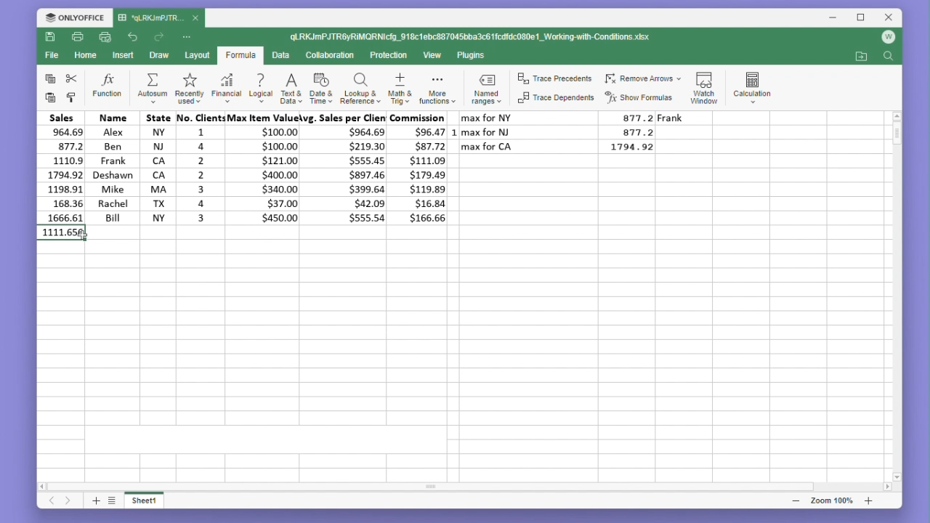 The image size is (930, 523). I want to click on Maths and trigonometry, so click(400, 86).